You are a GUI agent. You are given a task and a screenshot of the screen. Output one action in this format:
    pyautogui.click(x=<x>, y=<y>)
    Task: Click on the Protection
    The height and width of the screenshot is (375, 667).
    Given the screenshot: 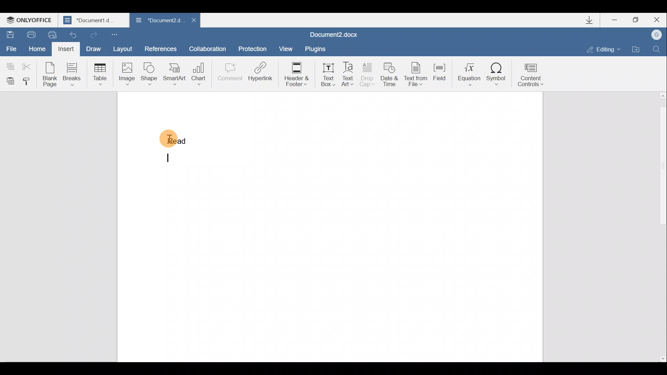 What is the action you would take?
    pyautogui.click(x=254, y=46)
    